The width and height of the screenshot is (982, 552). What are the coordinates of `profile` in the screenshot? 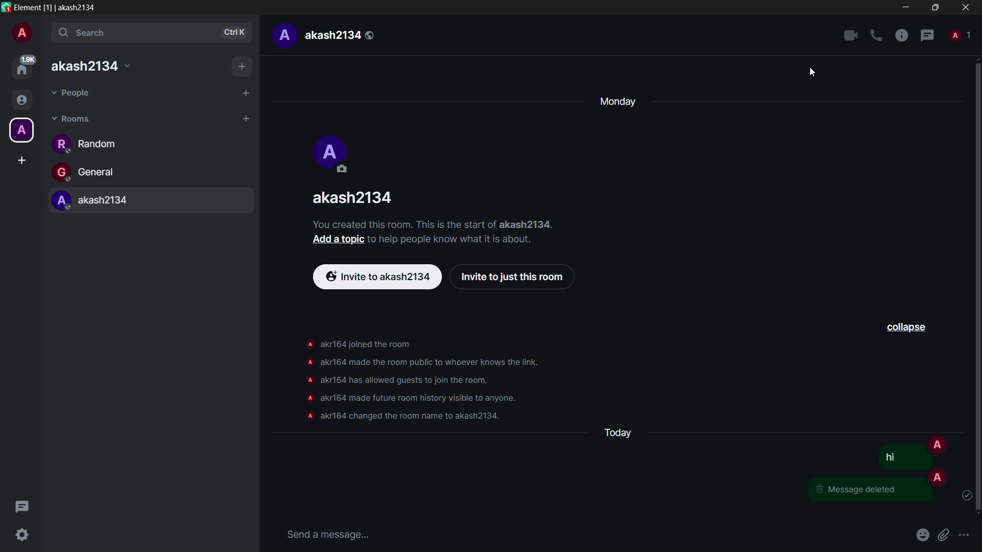 It's located at (283, 35).